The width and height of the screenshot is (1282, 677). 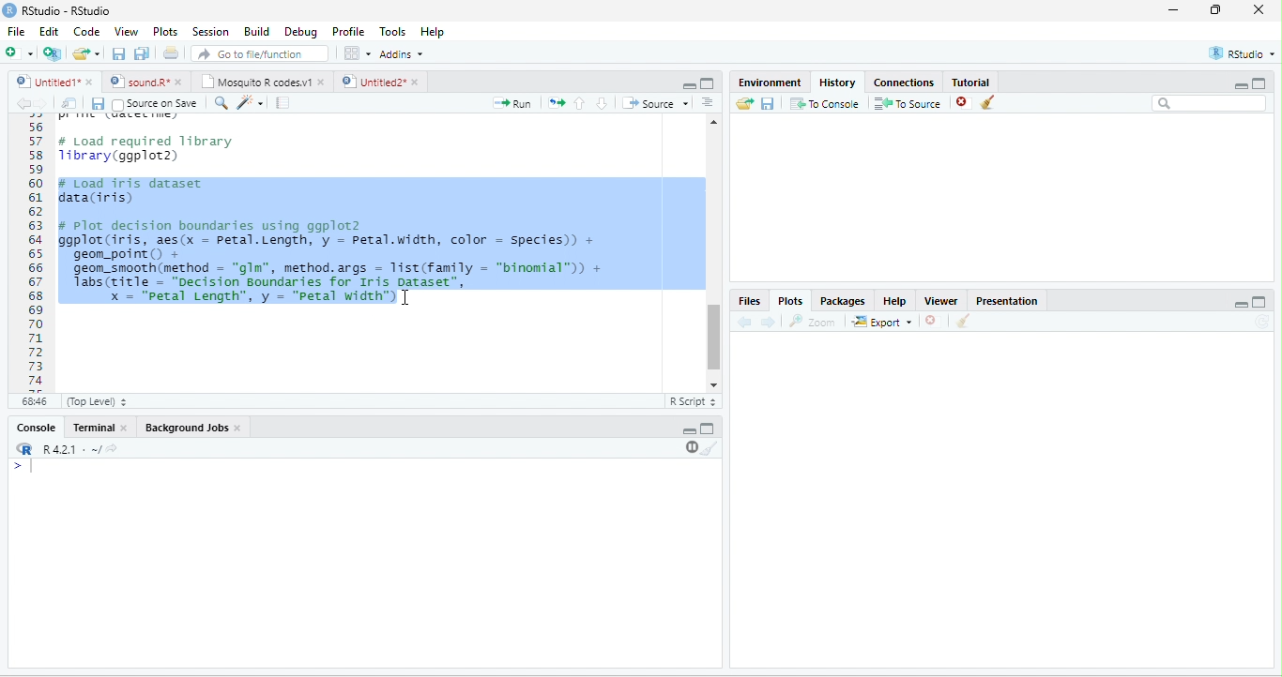 What do you see at coordinates (964, 103) in the screenshot?
I see `close file` at bounding box center [964, 103].